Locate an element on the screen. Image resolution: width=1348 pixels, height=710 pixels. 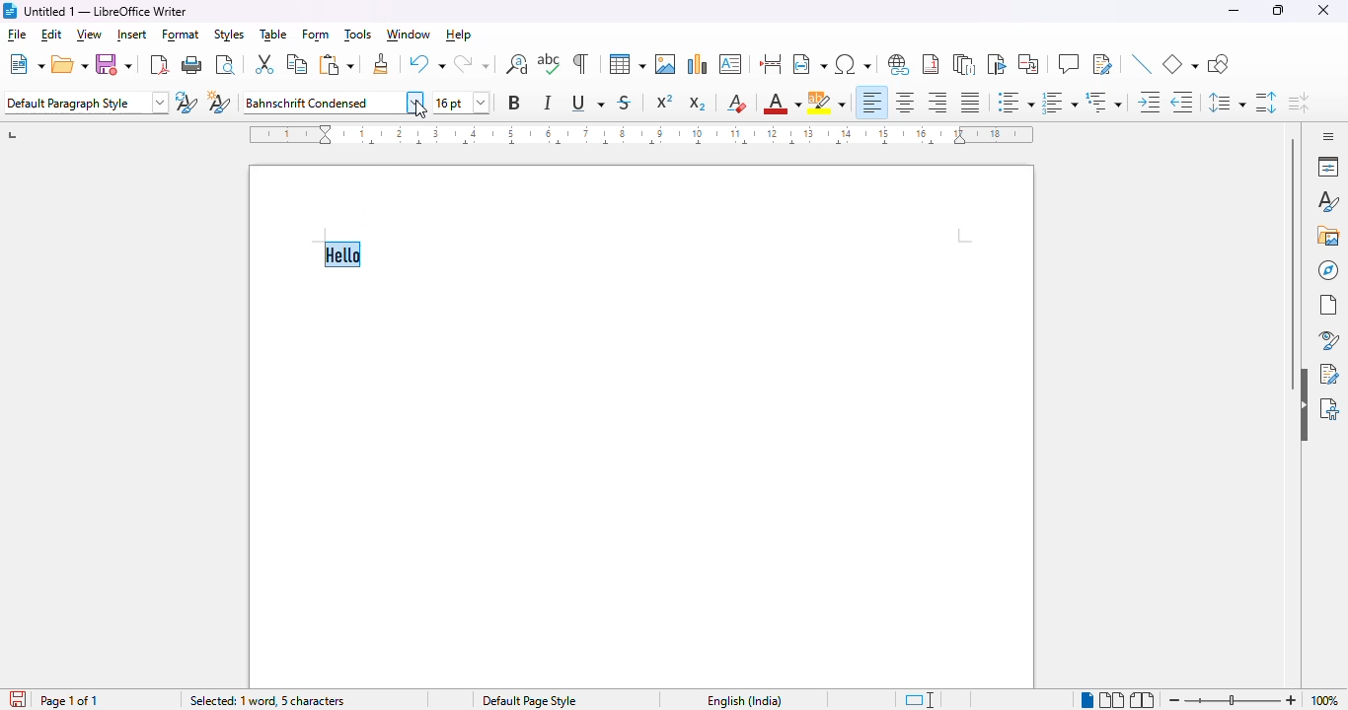
export directly as PDF is located at coordinates (160, 64).